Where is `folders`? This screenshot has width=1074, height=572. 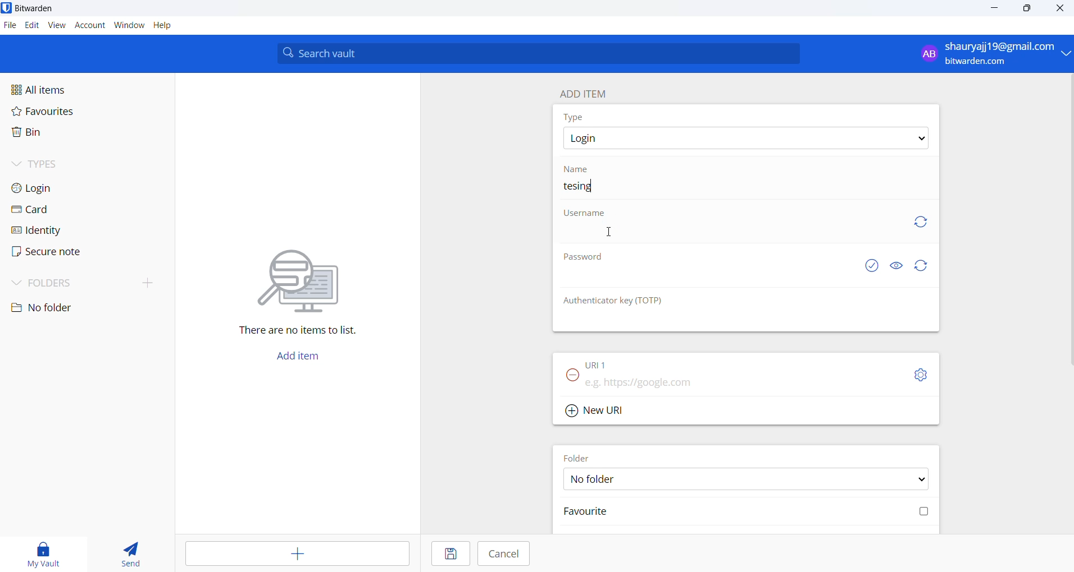
folders is located at coordinates (67, 284).